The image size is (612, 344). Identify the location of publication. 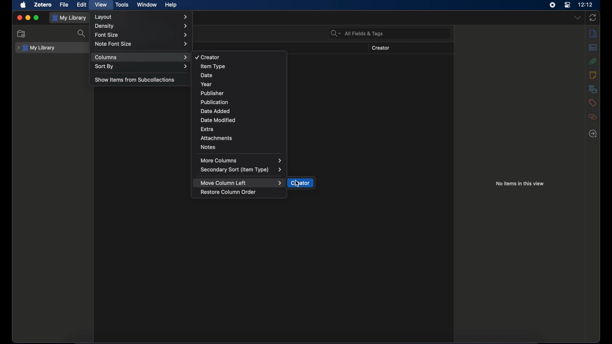
(214, 102).